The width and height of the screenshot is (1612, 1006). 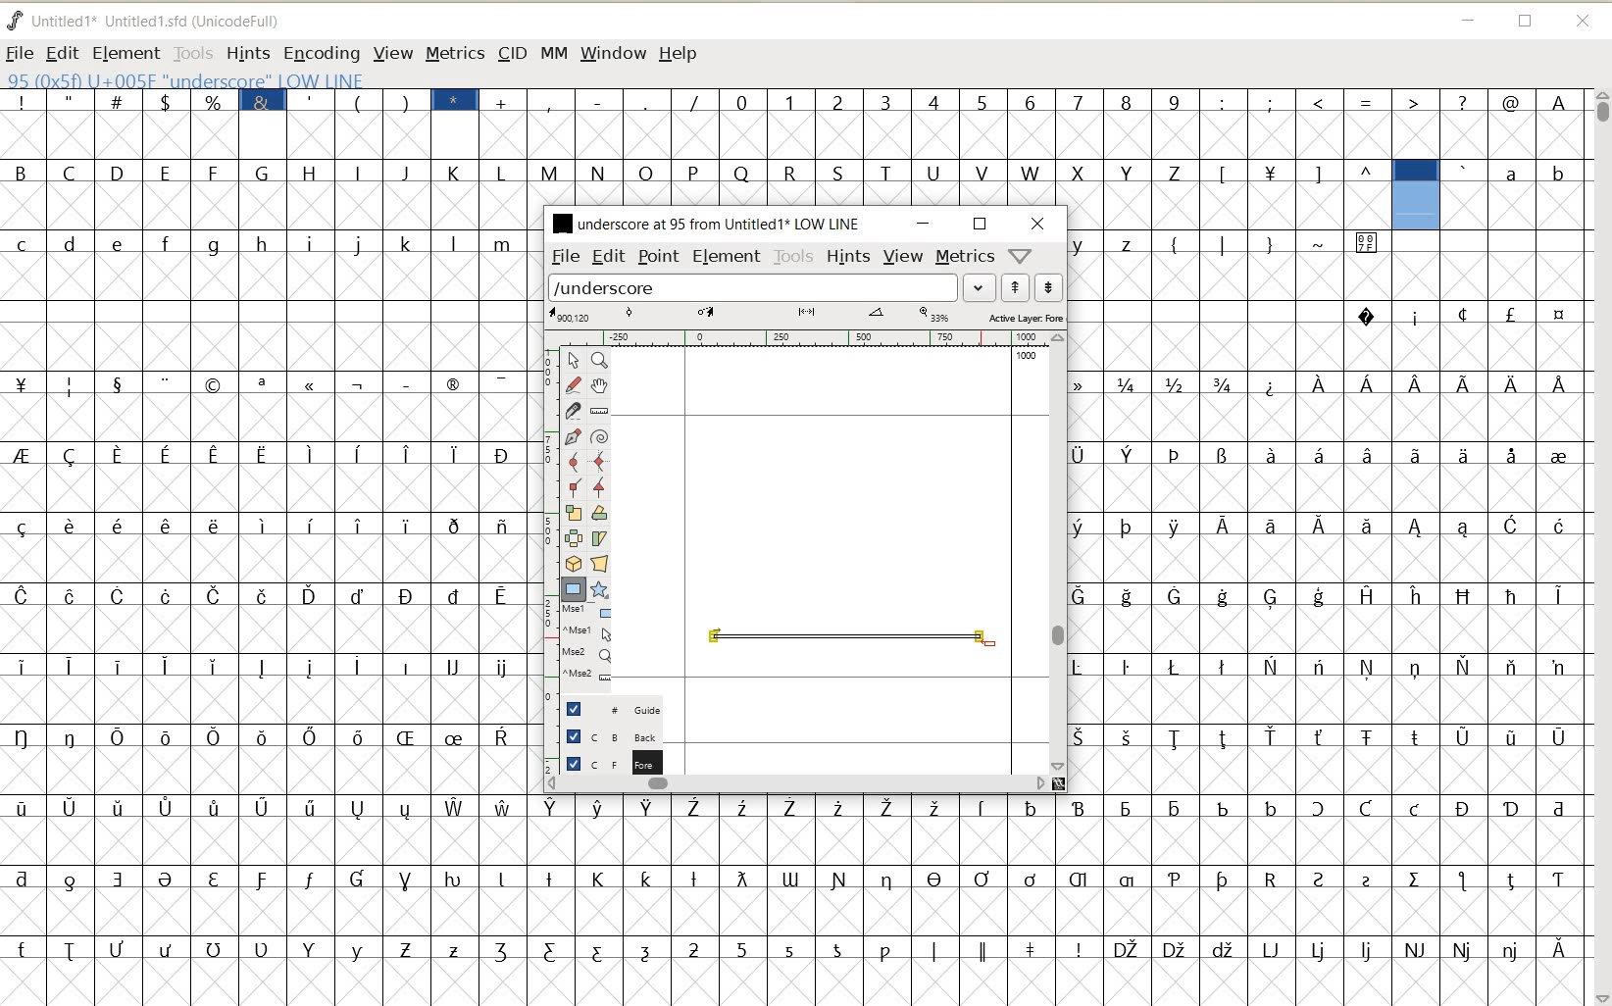 I want to click on VIEW, so click(x=903, y=254).